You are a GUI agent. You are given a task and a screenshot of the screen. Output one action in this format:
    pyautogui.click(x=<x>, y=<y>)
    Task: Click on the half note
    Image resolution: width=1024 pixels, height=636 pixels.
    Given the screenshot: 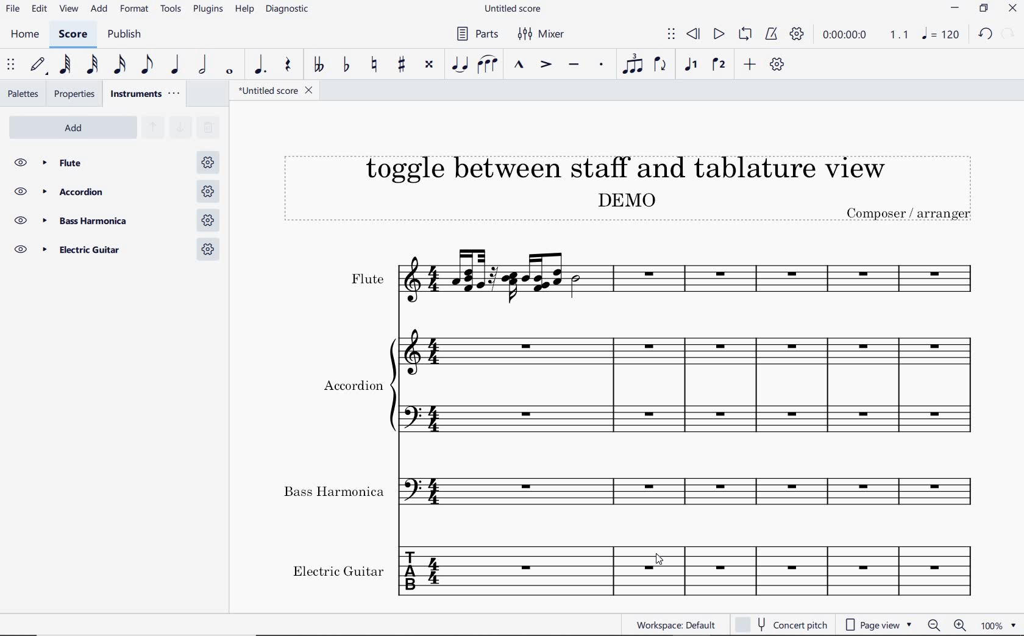 What is the action you would take?
    pyautogui.click(x=204, y=65)
    